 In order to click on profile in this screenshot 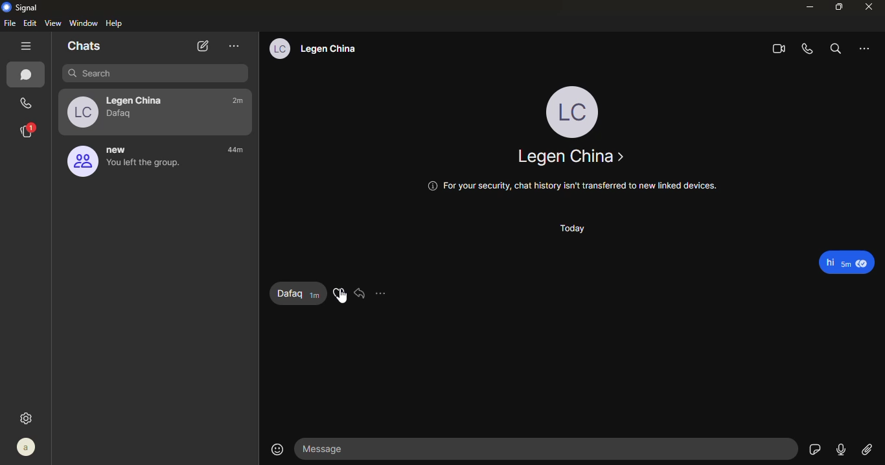, I will do `click(27, 447)`.